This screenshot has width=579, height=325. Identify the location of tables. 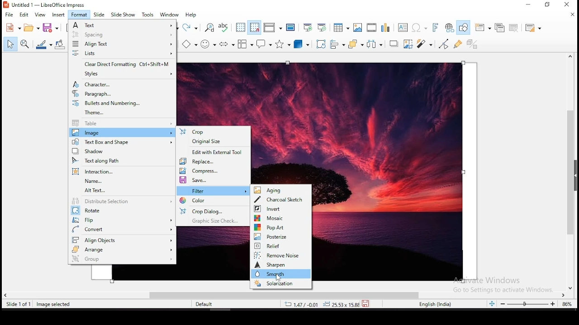
(340, 28).